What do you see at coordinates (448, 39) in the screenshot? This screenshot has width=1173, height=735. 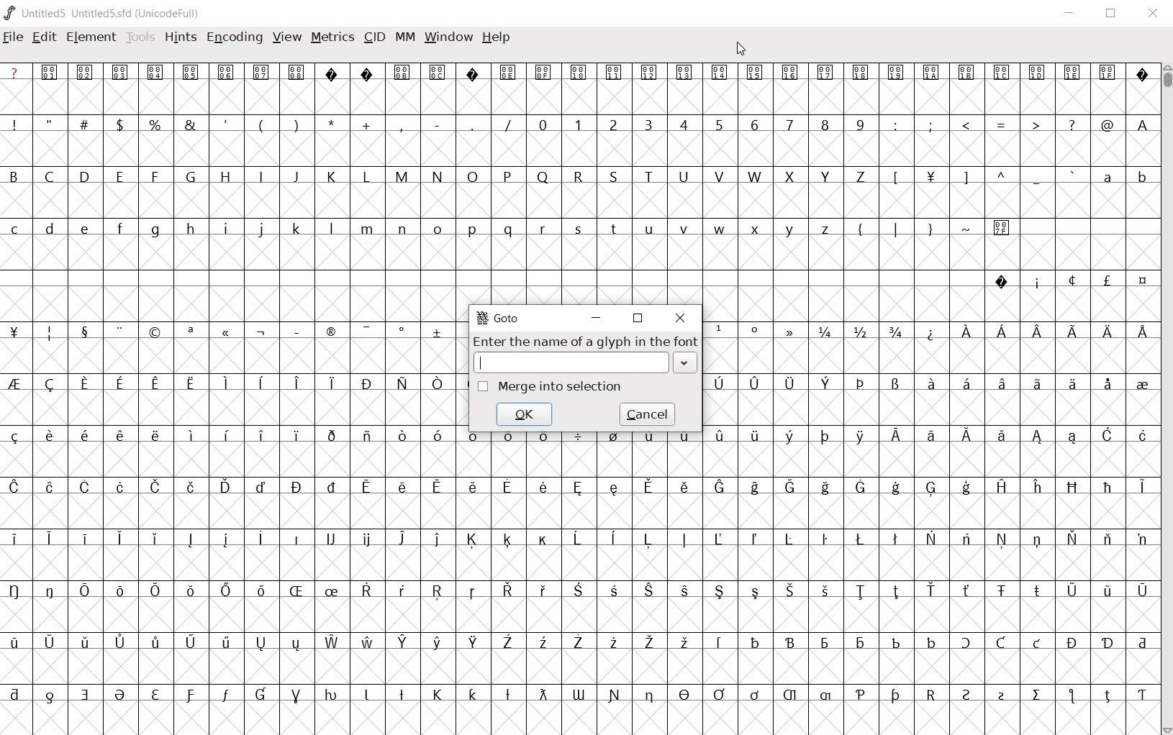 I see `WINDOW` at bounding box center [448, 39].